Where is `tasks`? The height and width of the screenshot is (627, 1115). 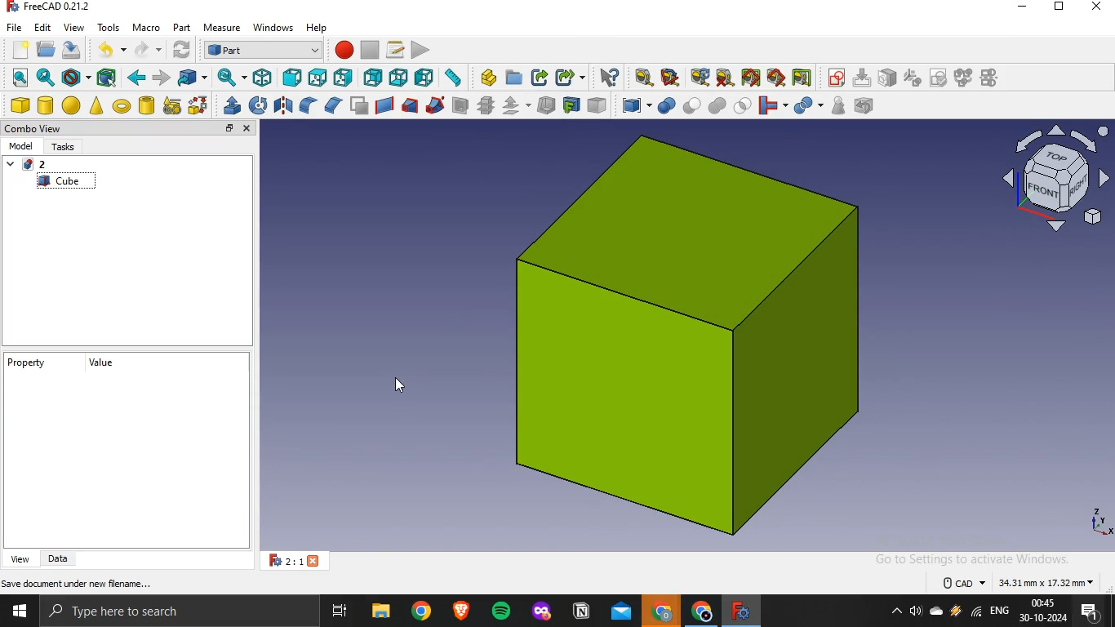 tasks is located at coordinates (69, 146).